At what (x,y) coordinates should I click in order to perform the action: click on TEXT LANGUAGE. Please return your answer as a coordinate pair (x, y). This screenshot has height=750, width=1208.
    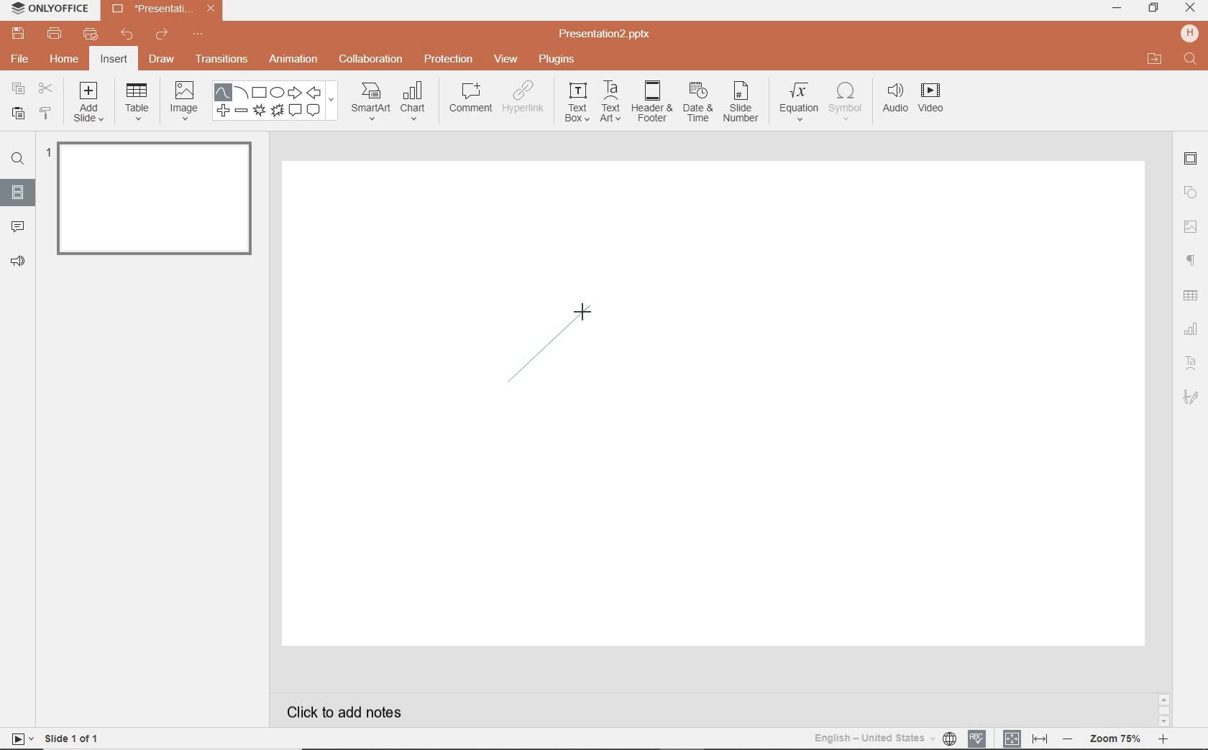
    Looking at the image, I should click on (884, 736).